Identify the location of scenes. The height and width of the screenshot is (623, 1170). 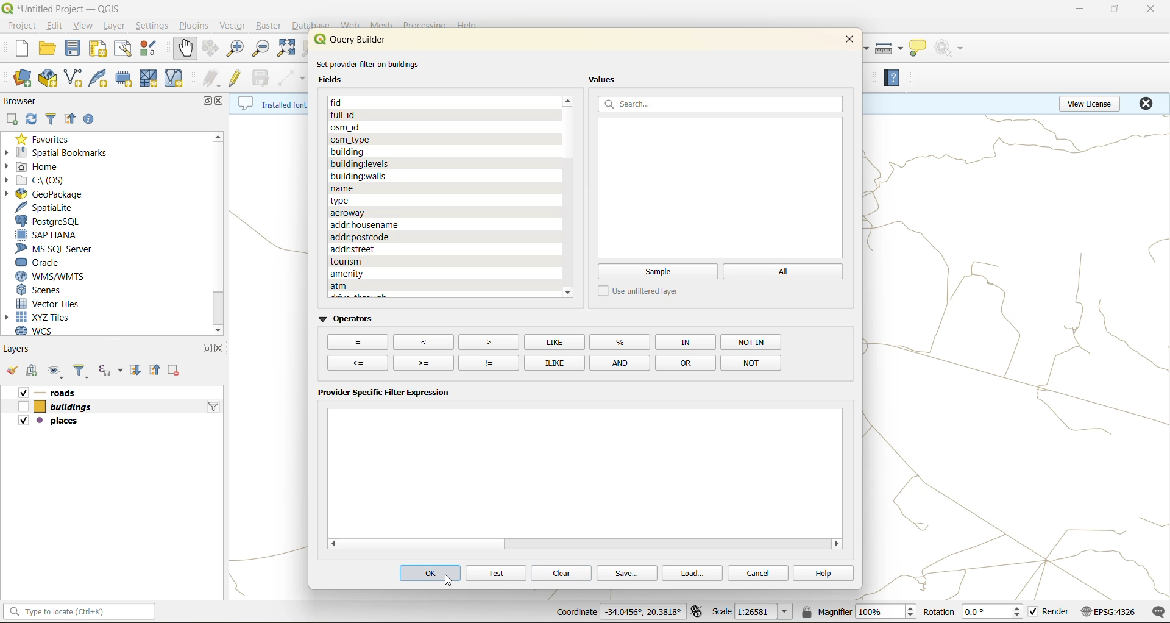
(46, 290).